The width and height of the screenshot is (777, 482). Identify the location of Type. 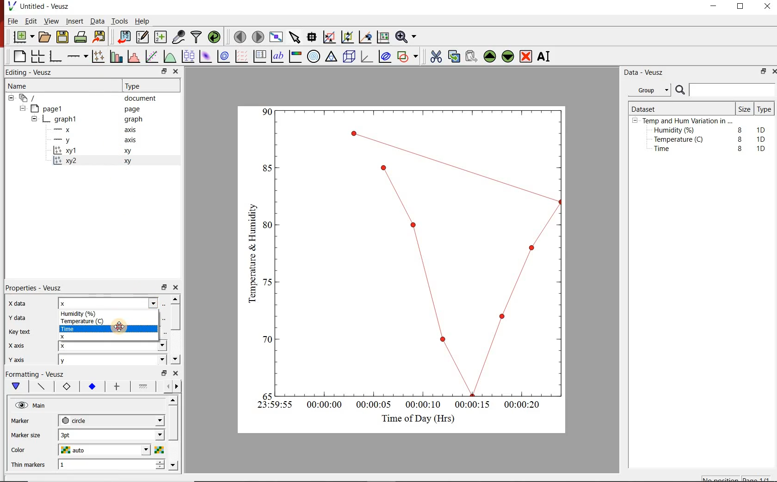
(765, 110).